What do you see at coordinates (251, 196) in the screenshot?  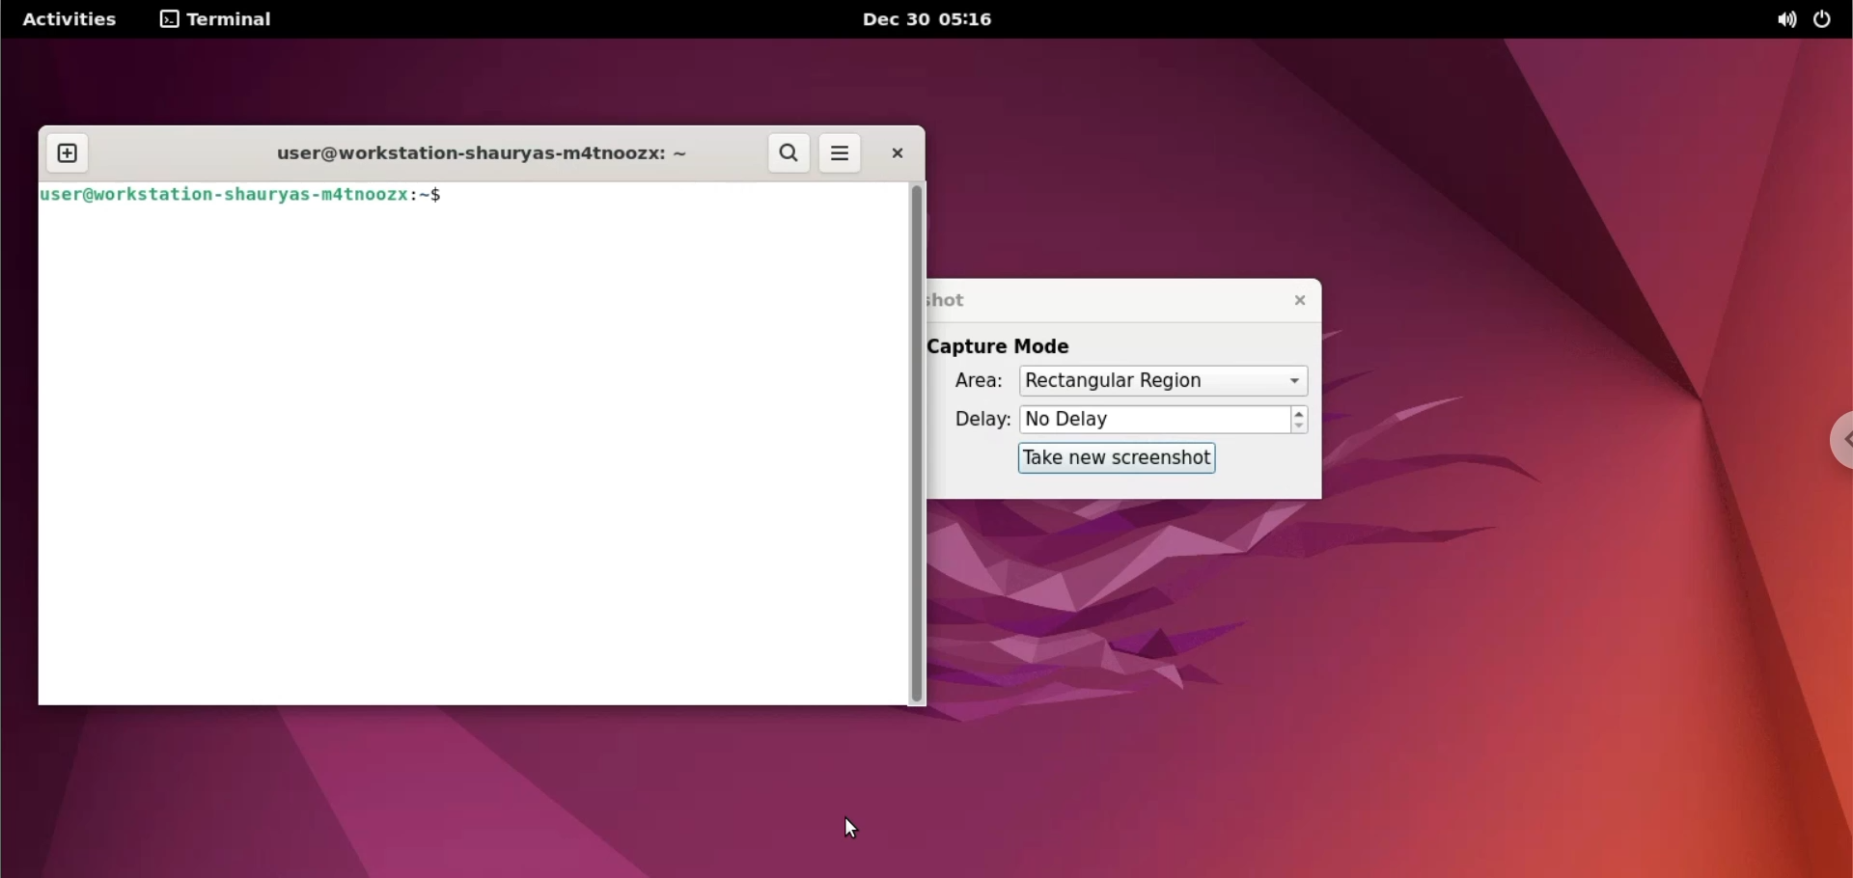 I see `user@workstation-shaurya-m4tnooz:~$` at bounding box center [251, 196].